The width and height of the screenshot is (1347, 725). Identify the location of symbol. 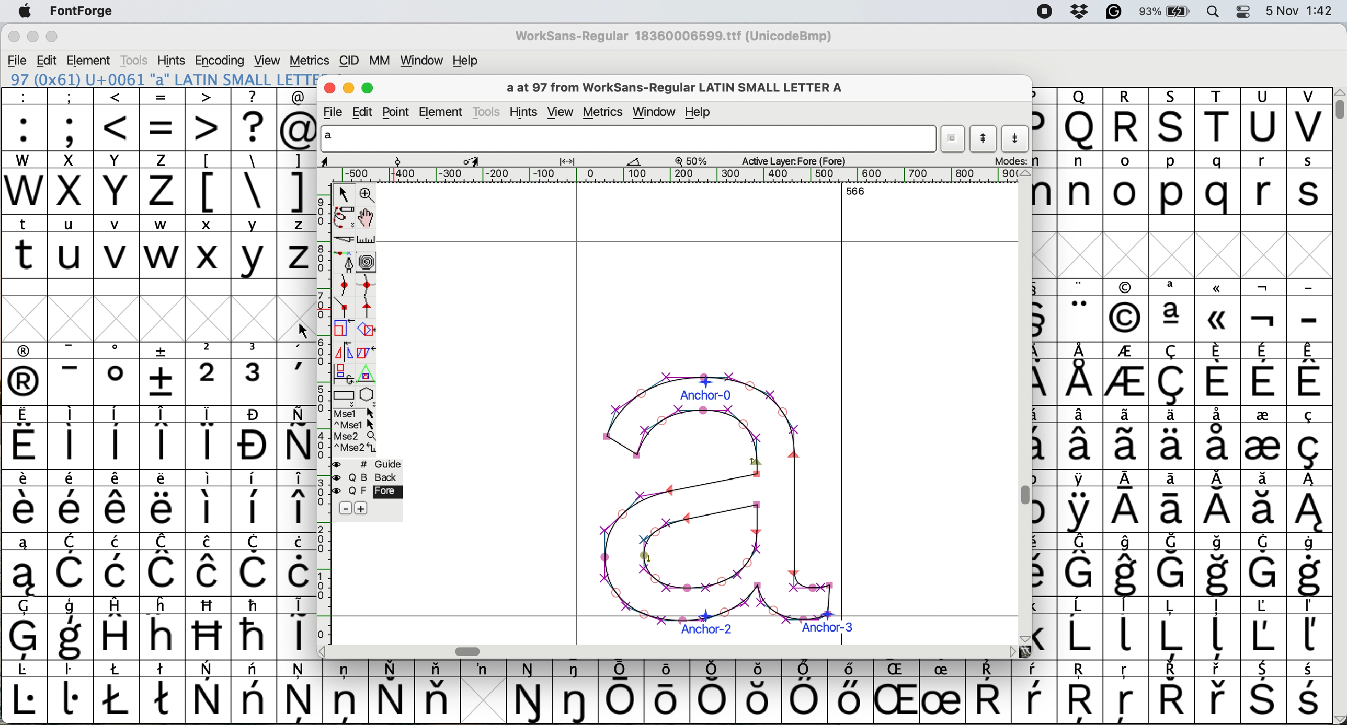
(1262, 437).